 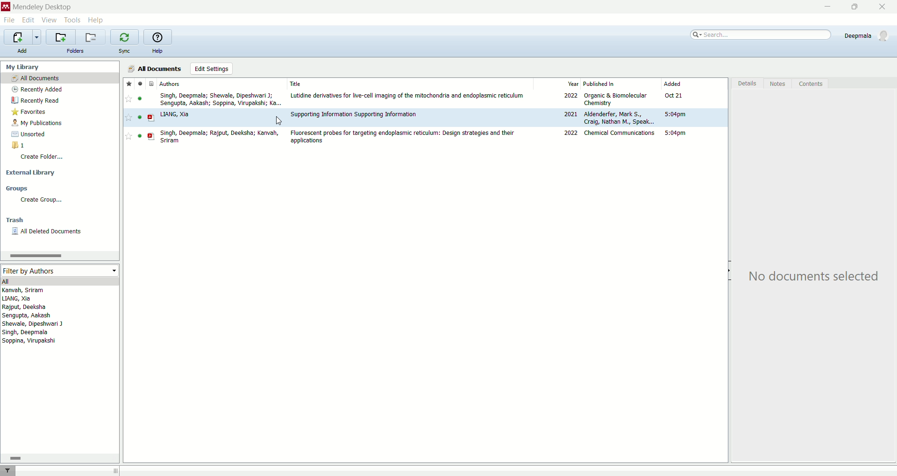 I want to click on import, so click(x=23, y=36).